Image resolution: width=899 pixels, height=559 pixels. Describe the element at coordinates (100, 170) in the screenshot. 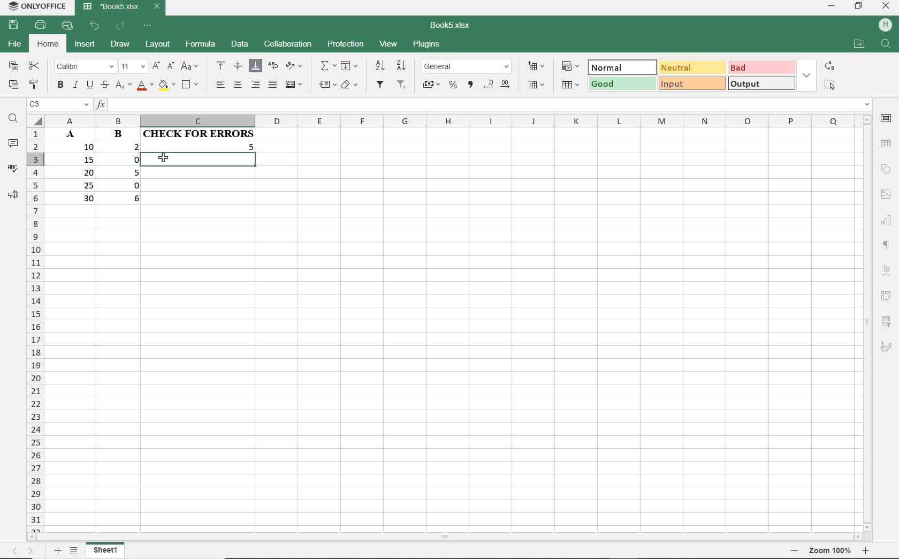

I see `DATA` at that location.